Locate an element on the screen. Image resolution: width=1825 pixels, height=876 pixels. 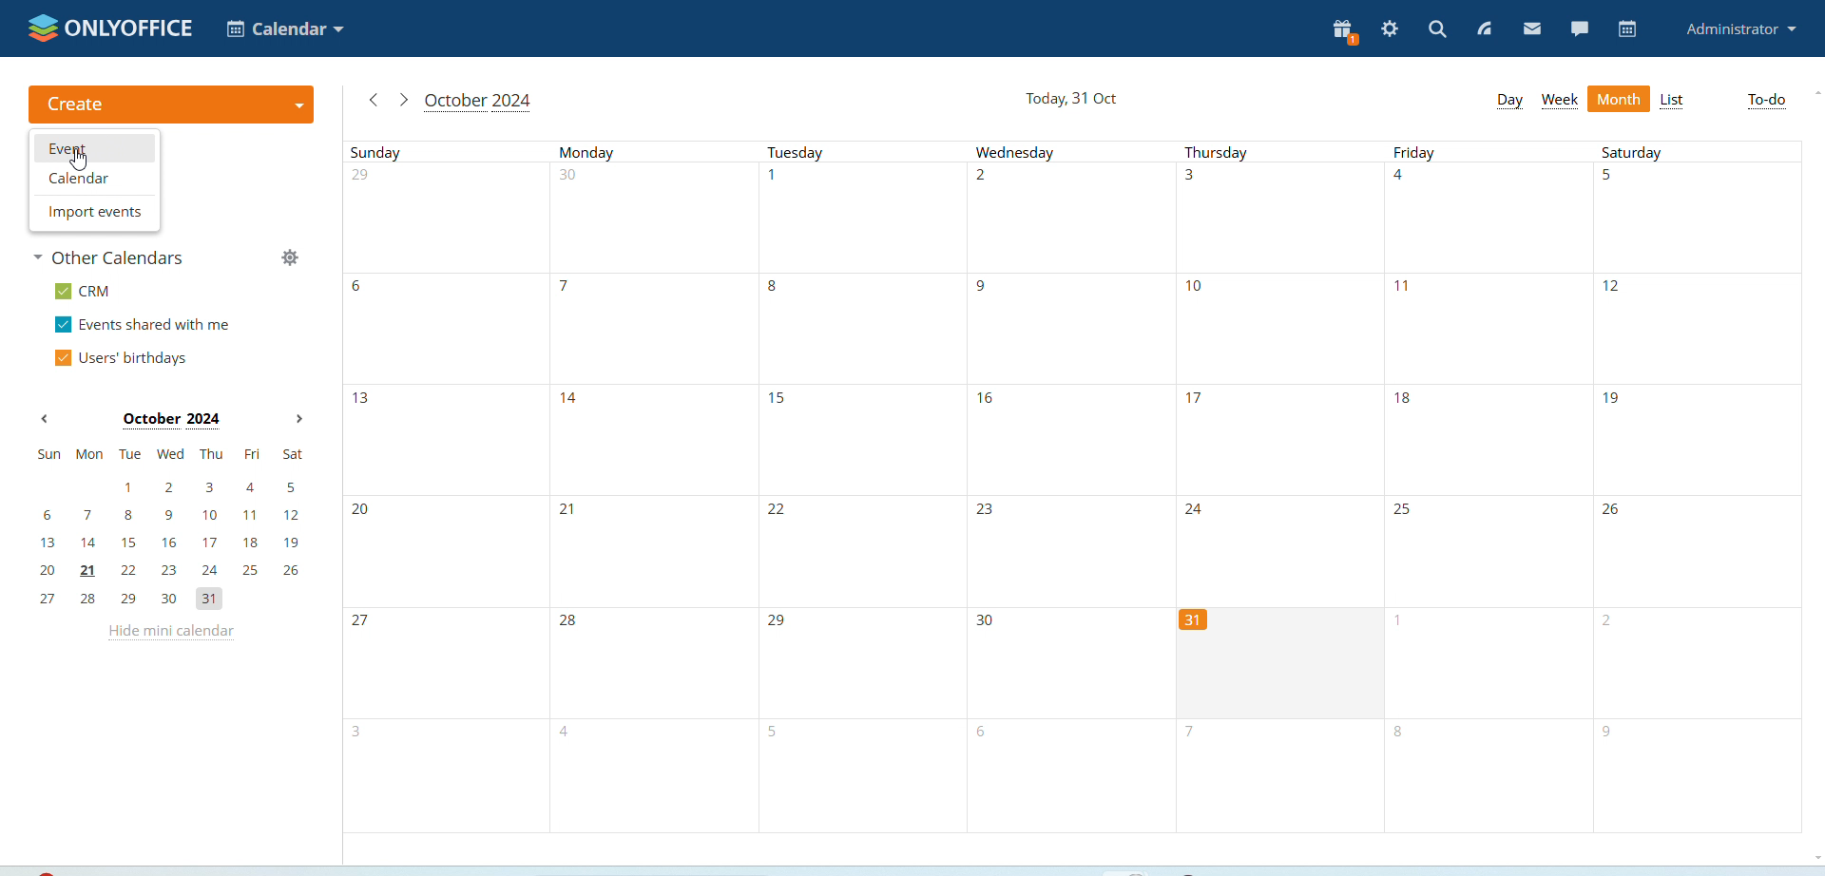
Thursday 7th november is located at coordinates (1280, 779).